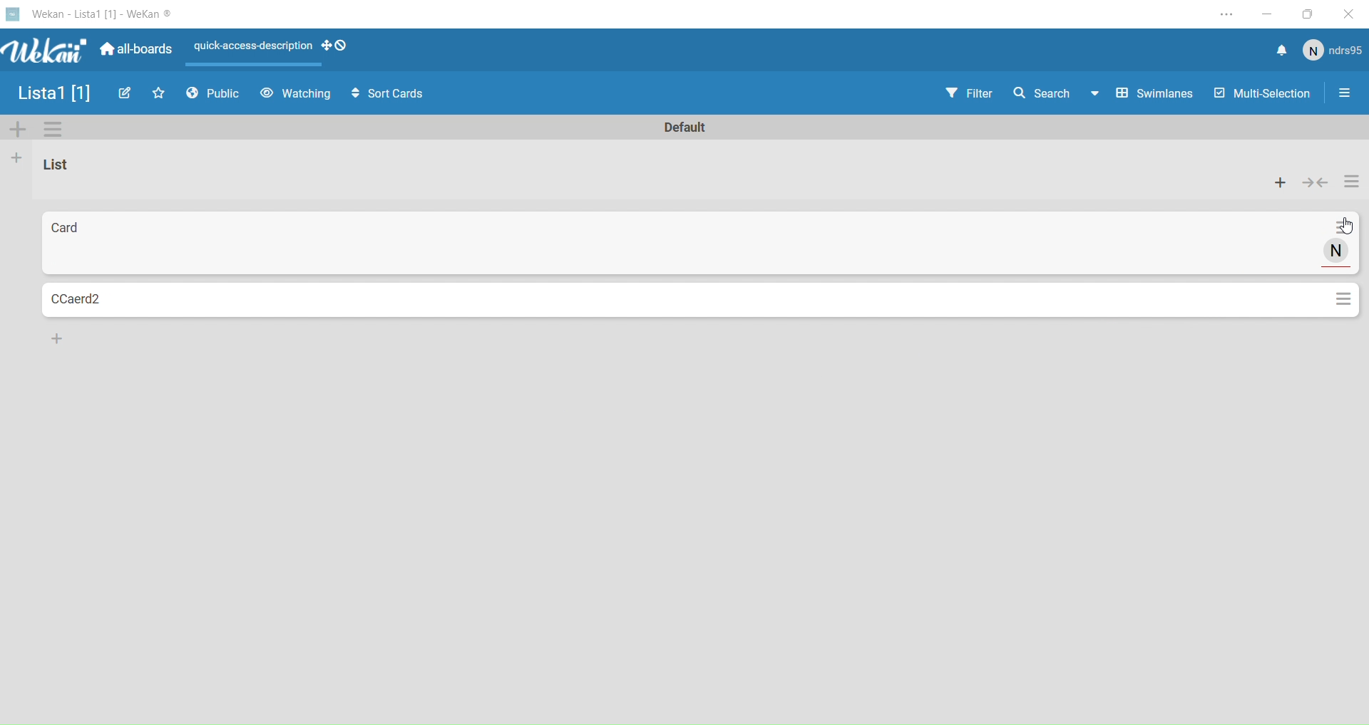 The height and width of the screenshot is (725, 1369). What do you see at coordinates (57, 169) in the screenshot?
I see `List` at bounding box center [57, 169].